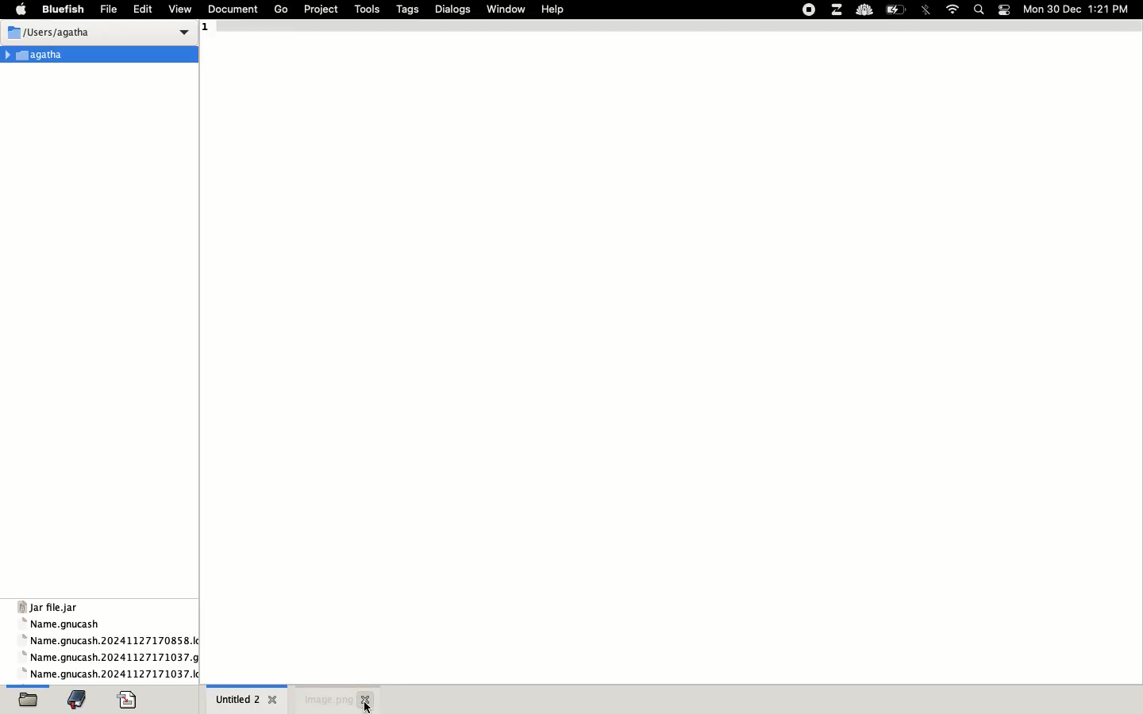  Describe the element at coordinates (20, 10) in the screenshot. I see `apple` at that location.